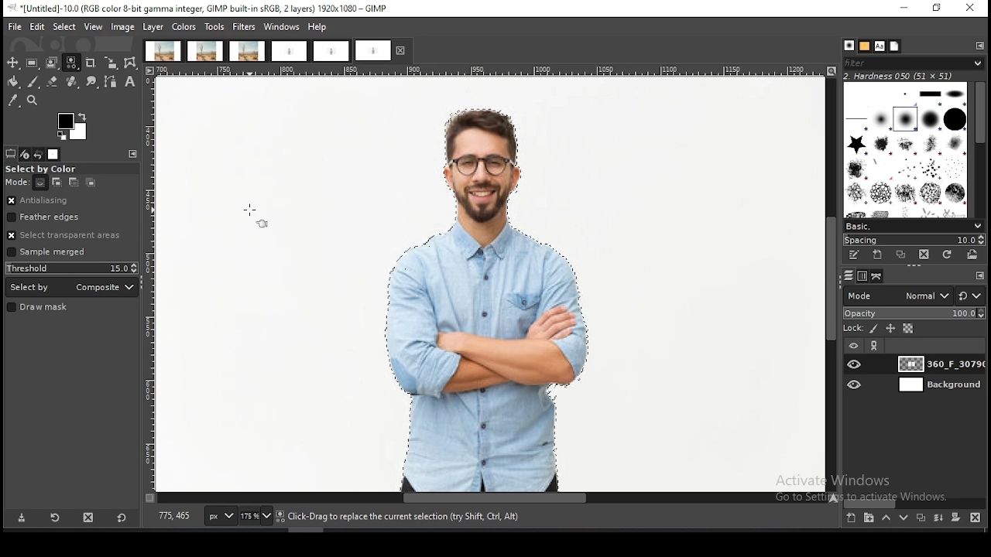 This screenshot has width=991, height=557. What do you see at coordinates (914, 63) in the screenshot?
I see `filter brushes` at bounding box center [914, 63].